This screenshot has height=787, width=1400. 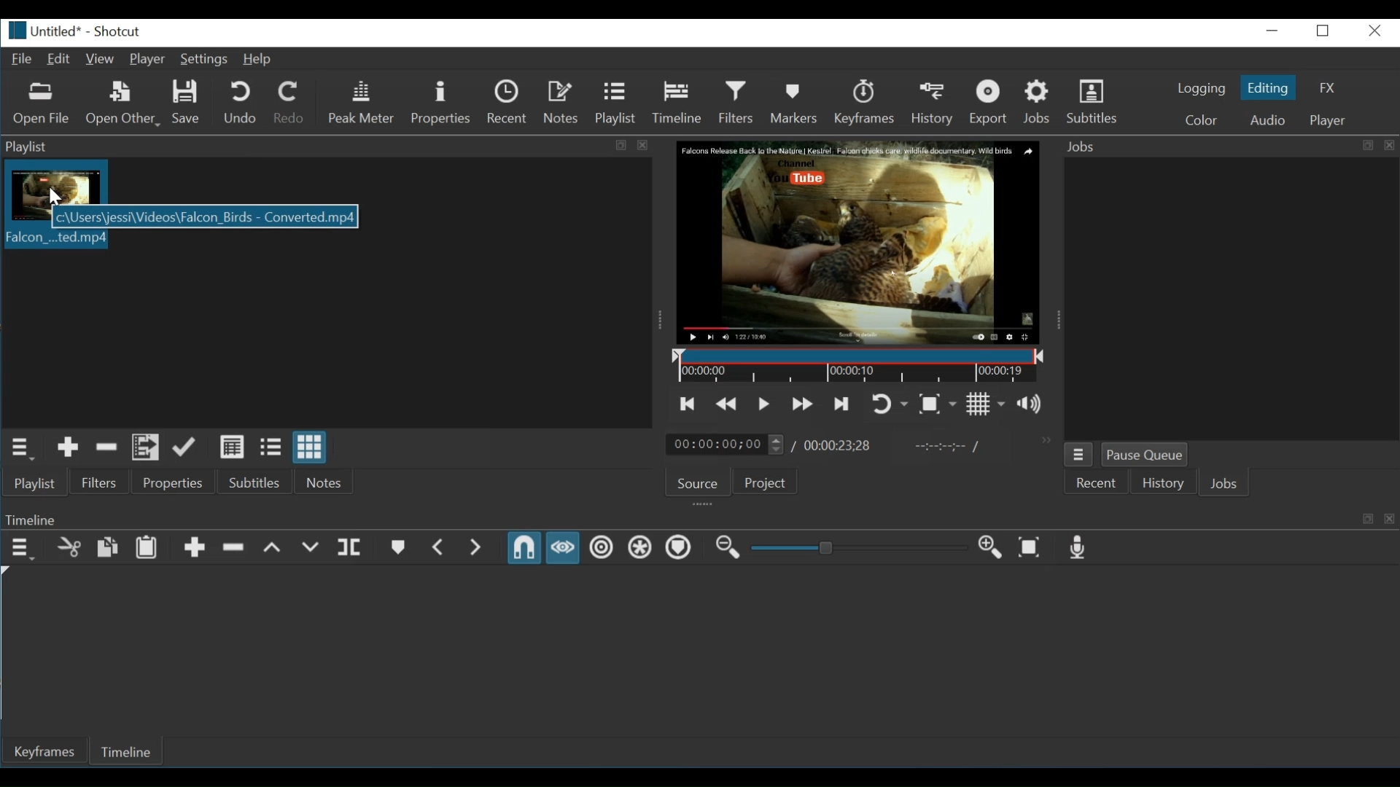 What do you see at coordinates (699, 484) in the screenshot?
I see `Source` at bounding box center [699, 484].